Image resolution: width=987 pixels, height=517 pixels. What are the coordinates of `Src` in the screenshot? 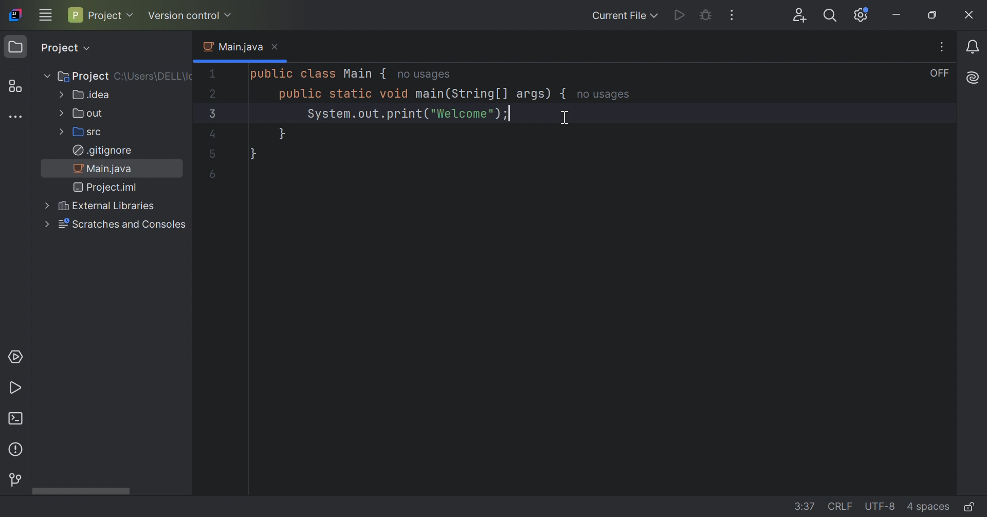 It's located at (80, 133).